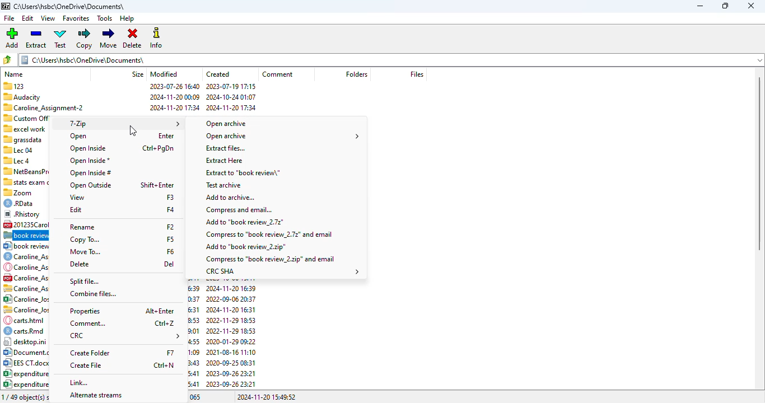  What do you see at coordinates (218, 74) in the screenshot?
I see `created` at bounding box center [218, 74].